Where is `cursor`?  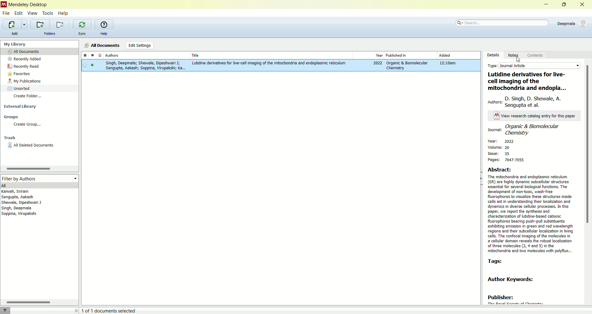 cursor is located at coordinates (519, 59).